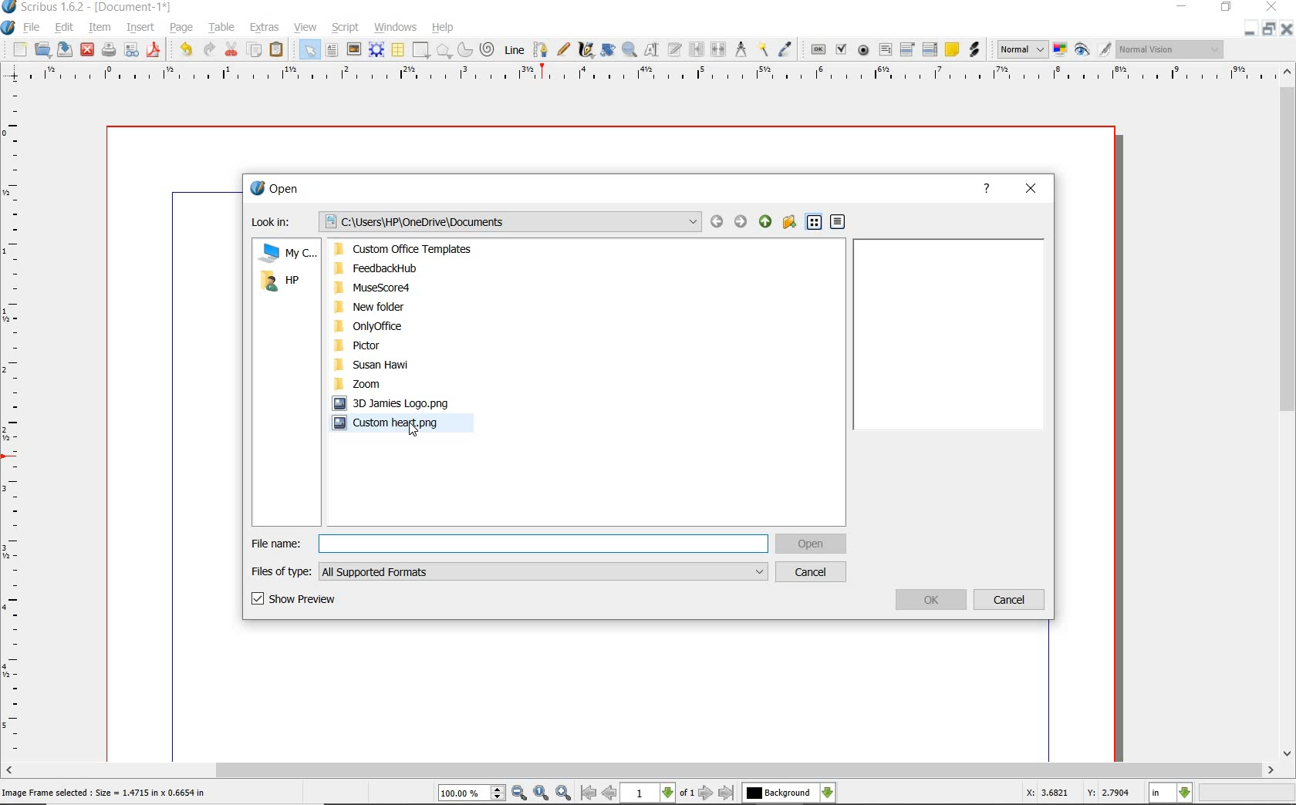  What do you see at coordinates (519, 793) in the screenshot?
I see `zoom out` at bounding box center [519, 793].